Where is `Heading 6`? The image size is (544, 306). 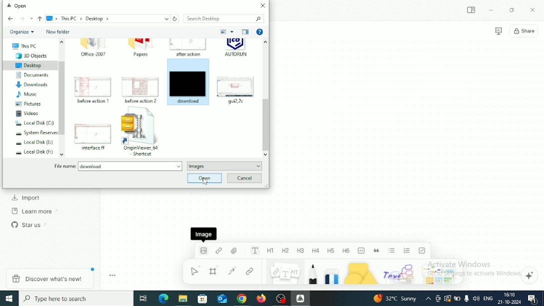
Heading 6 is located at coordinates (347, 250).